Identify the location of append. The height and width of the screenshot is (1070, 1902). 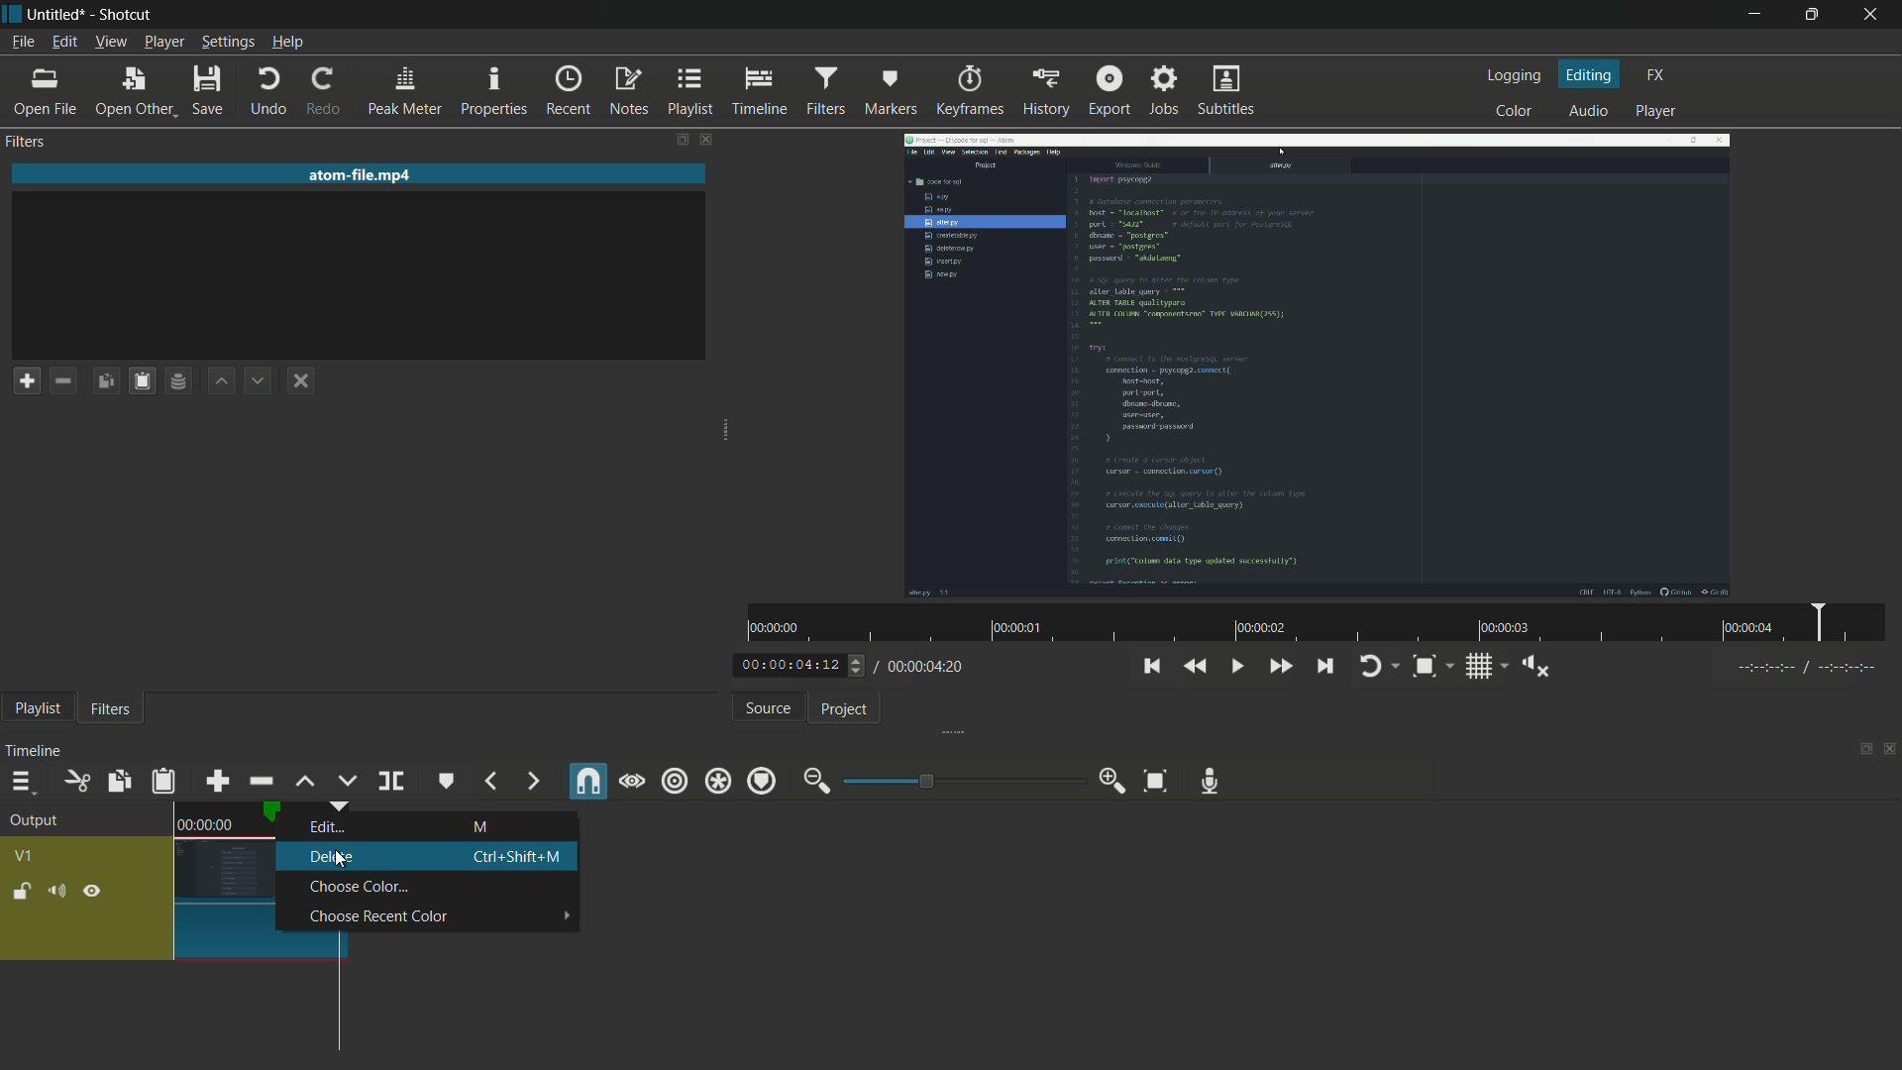
(218, 784).